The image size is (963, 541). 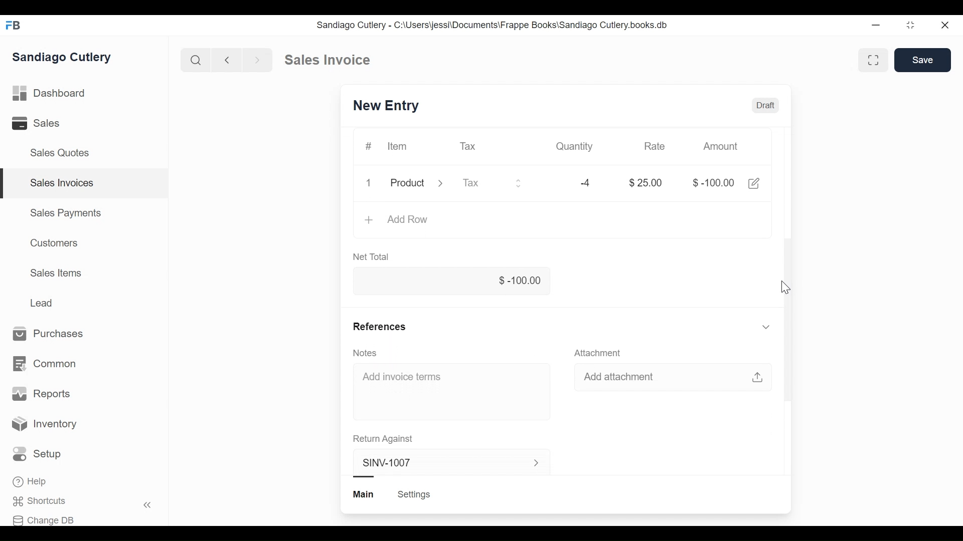 I want to click on Sales Items, so click(x=56, y=273).